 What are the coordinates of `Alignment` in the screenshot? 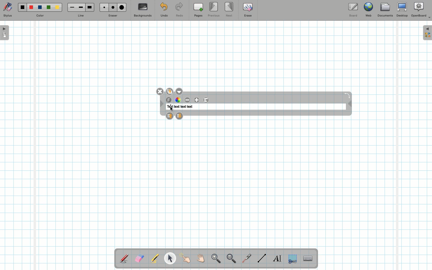 It's located at (206, 100).